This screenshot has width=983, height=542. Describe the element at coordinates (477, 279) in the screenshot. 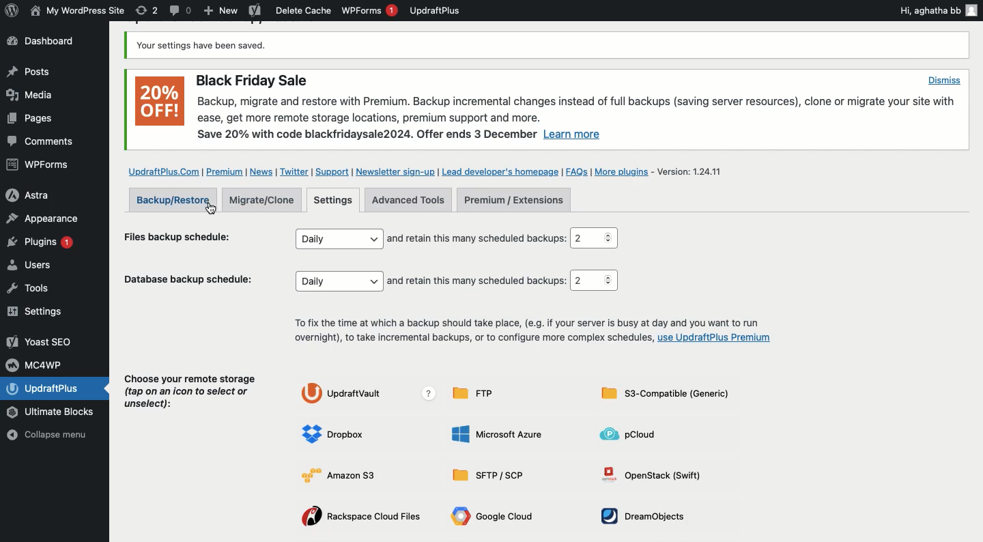

I see `and retain this many scheduled backups:` at that location.